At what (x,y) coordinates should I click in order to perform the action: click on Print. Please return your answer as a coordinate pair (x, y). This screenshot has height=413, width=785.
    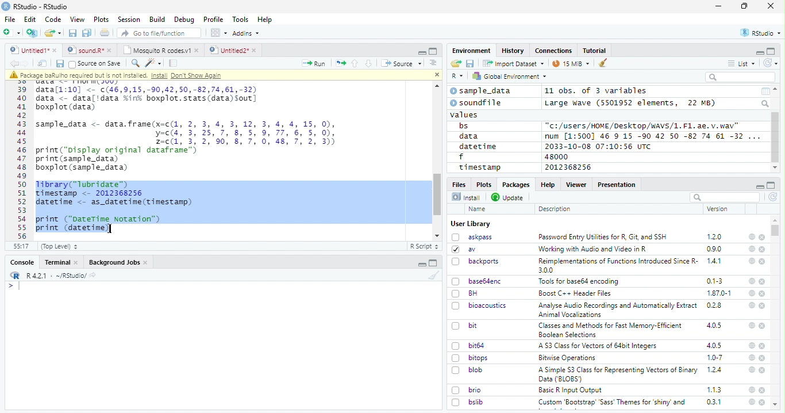
    Looking at the image, I should click on (105, 32).